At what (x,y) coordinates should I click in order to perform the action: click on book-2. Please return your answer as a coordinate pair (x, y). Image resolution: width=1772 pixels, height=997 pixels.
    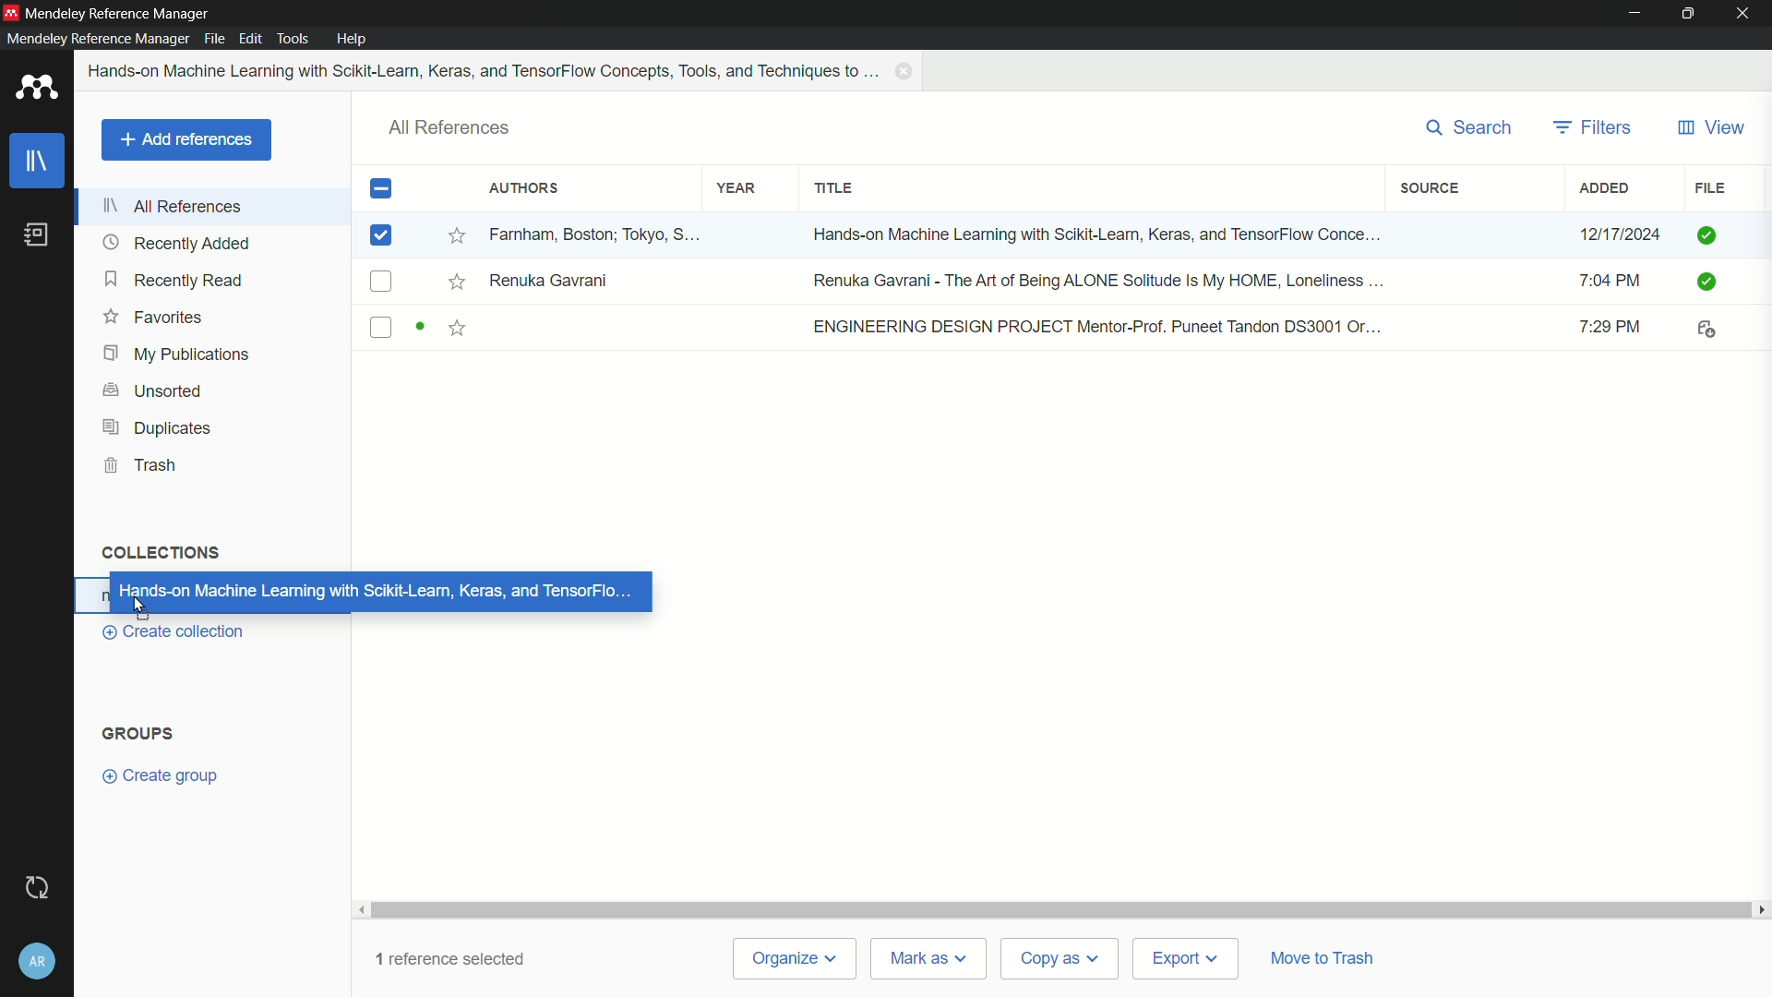
    Looking at the image, I should click on (1054, 282).